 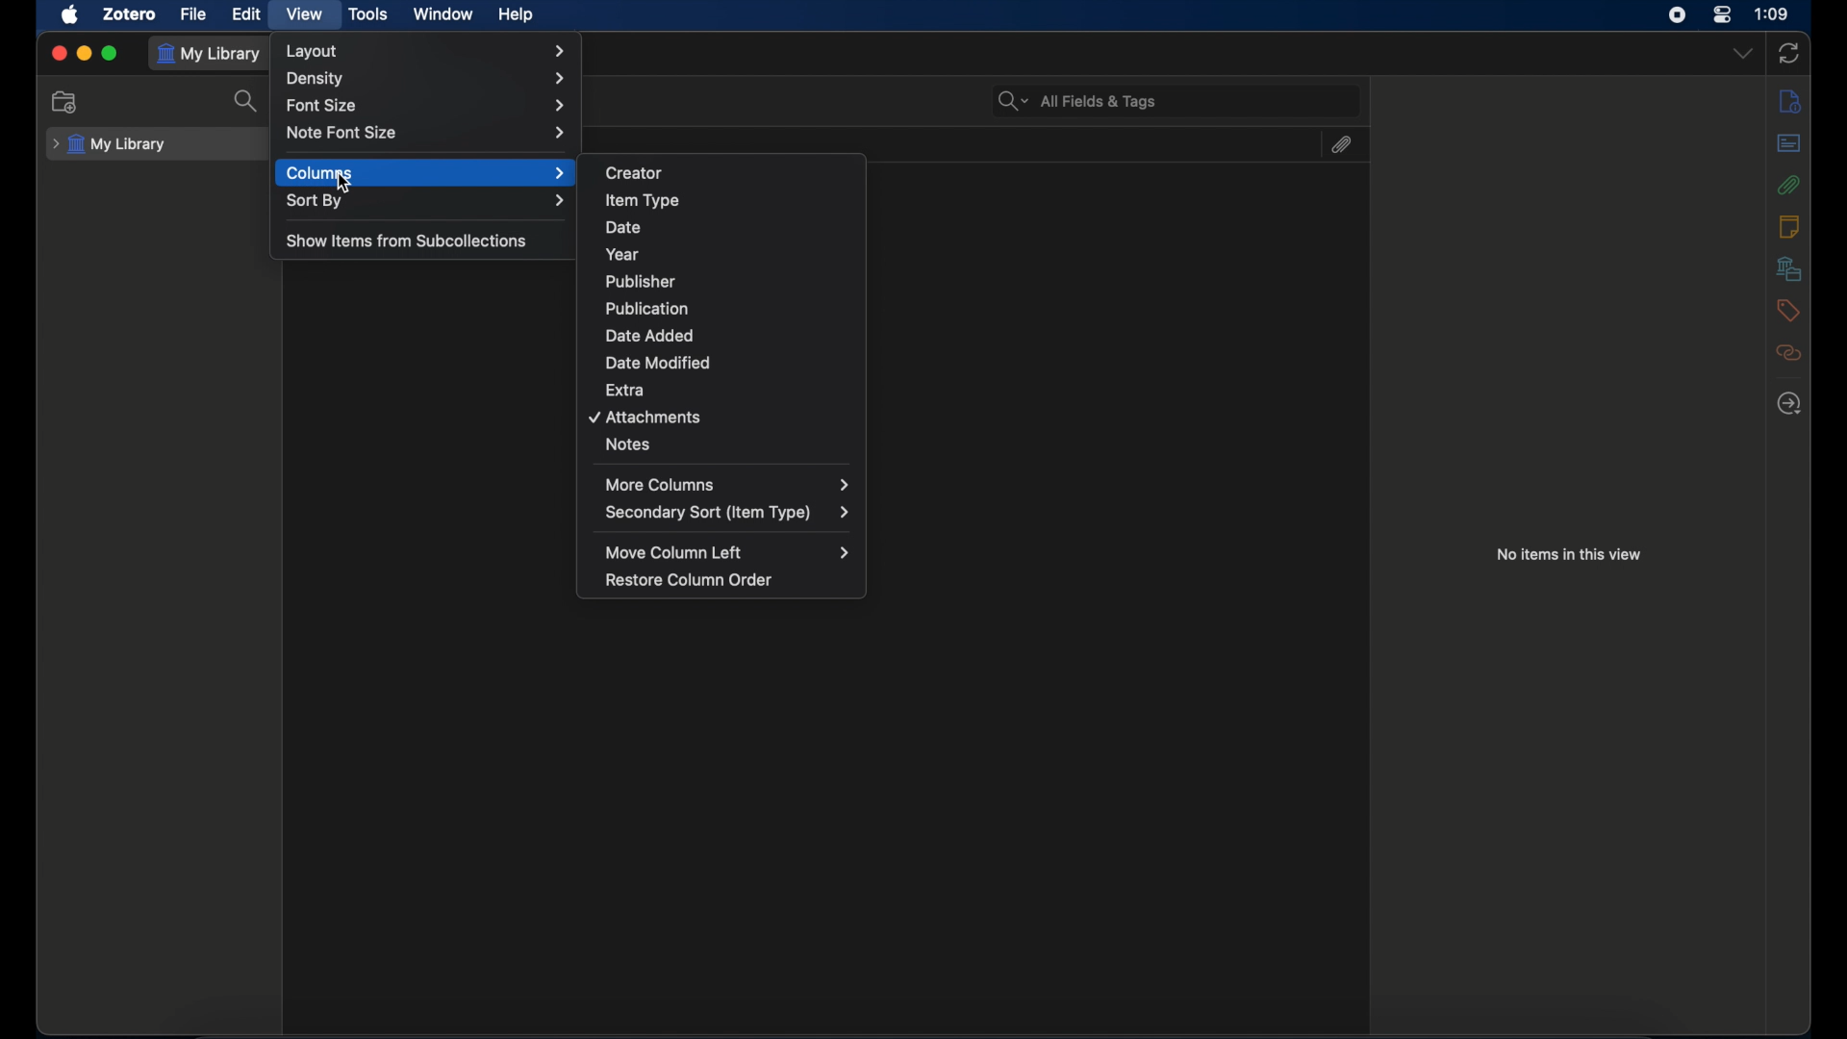 I want to click on help, so click(x=515, y=15).